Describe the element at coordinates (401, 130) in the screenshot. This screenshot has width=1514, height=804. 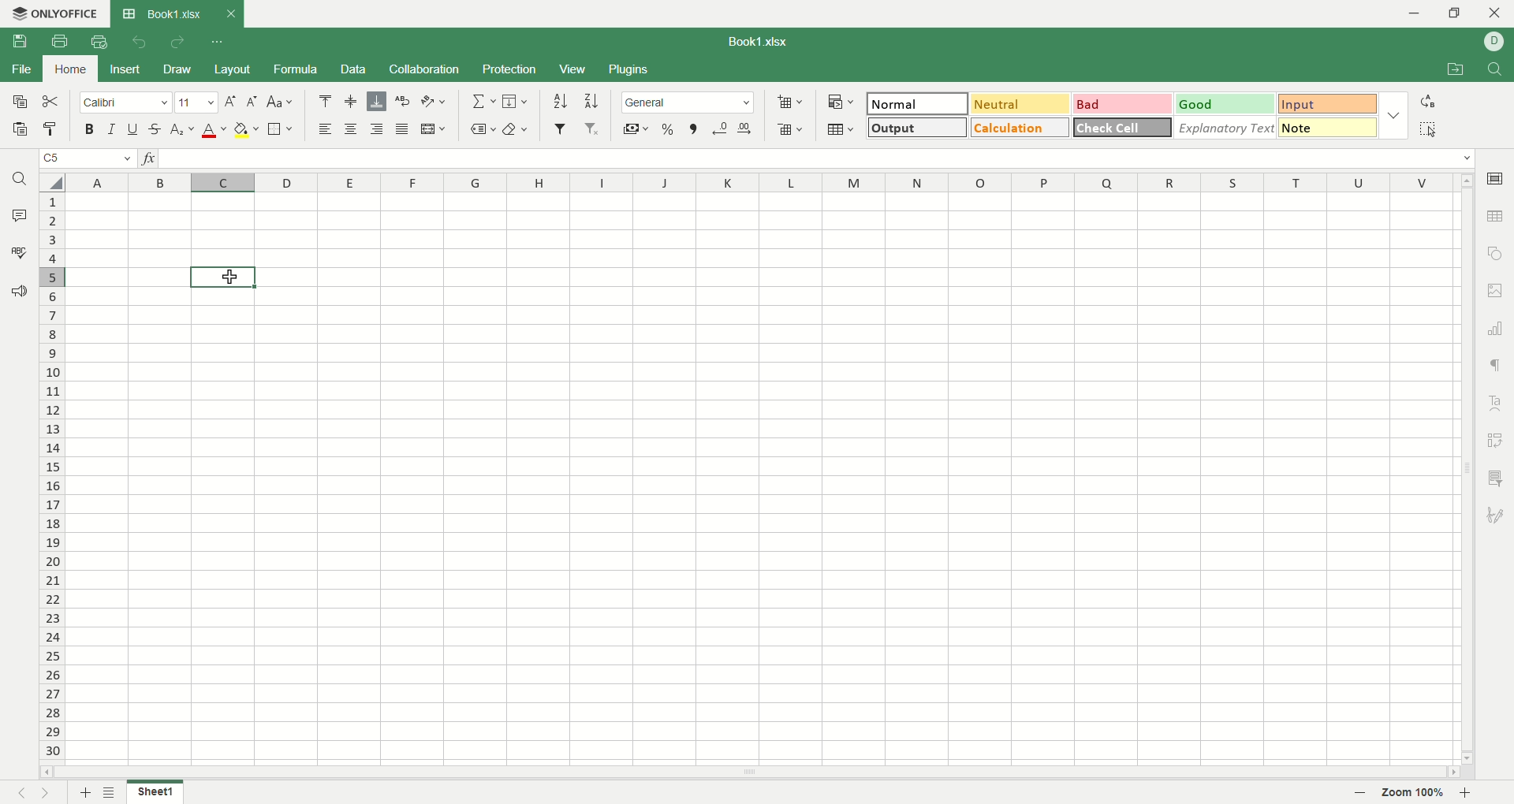
I see `justified` at that location.